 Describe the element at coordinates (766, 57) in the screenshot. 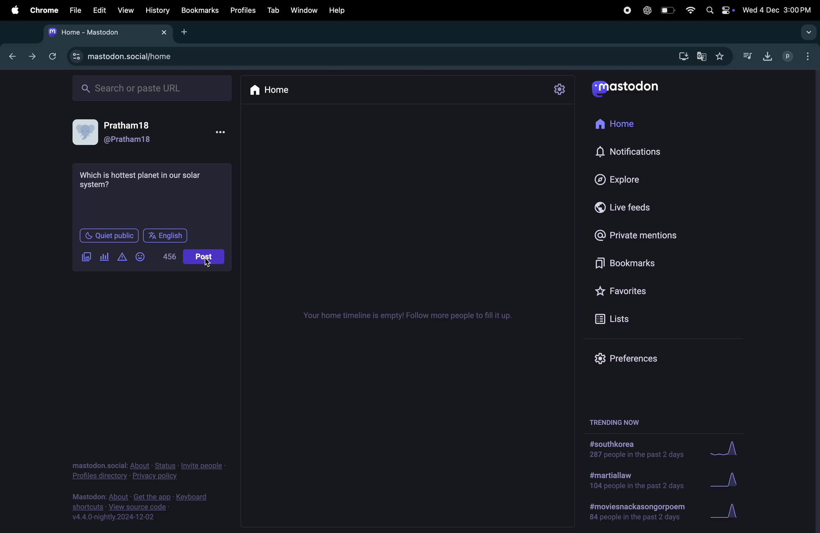

I see `downloads` at that location.